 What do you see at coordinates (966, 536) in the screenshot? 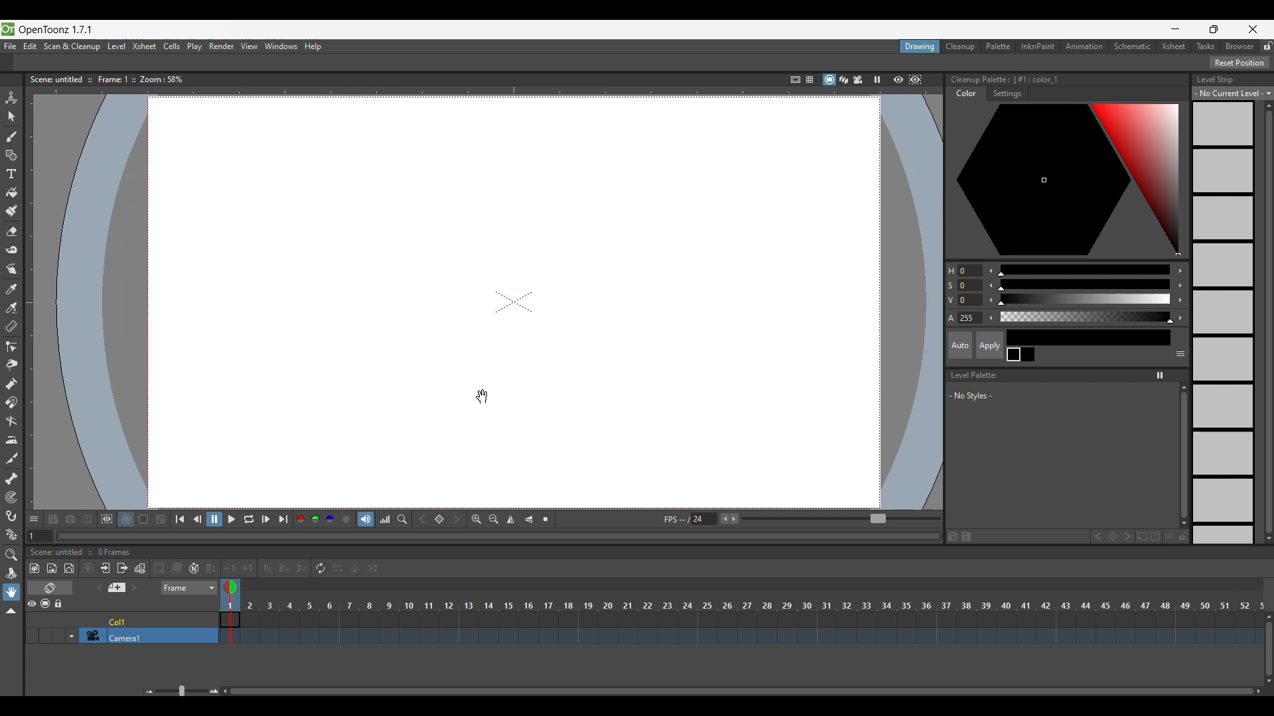
I see `Save palette` at bounding box center [966, 536].